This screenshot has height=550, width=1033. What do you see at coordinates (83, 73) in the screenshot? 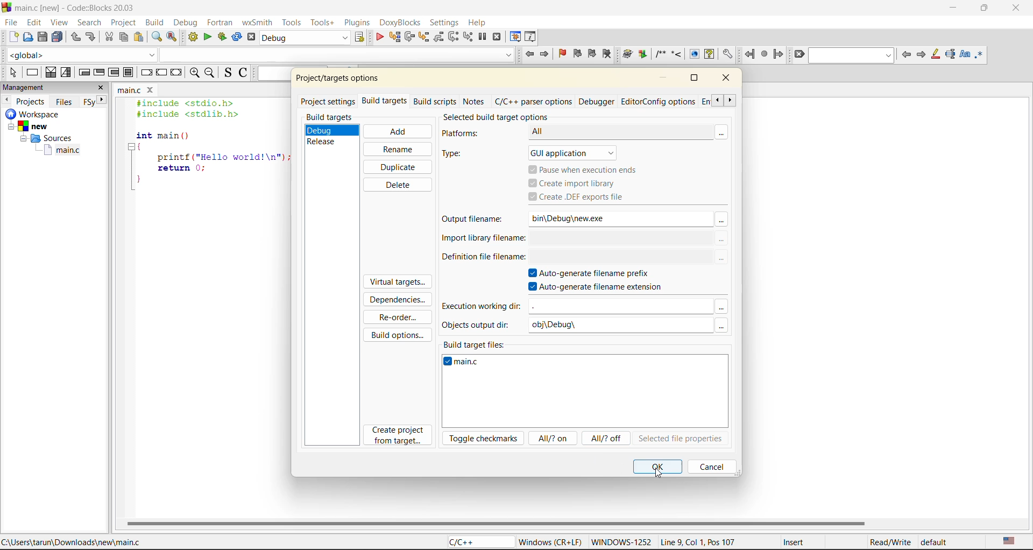
I see `entry condition loop` at bounding box center [83, 73].